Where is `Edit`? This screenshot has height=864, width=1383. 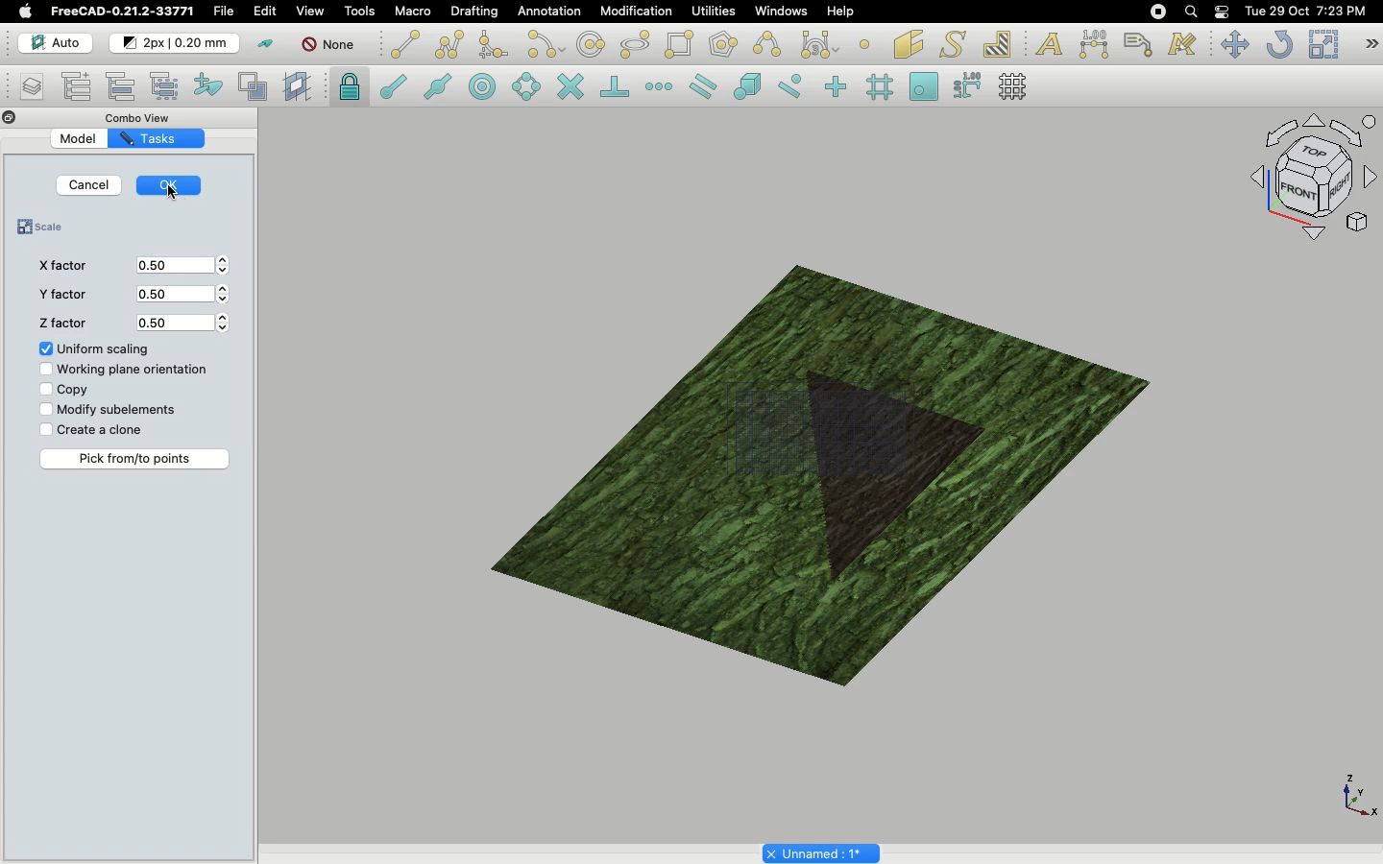 Edit is located at coordinates (266, 12).